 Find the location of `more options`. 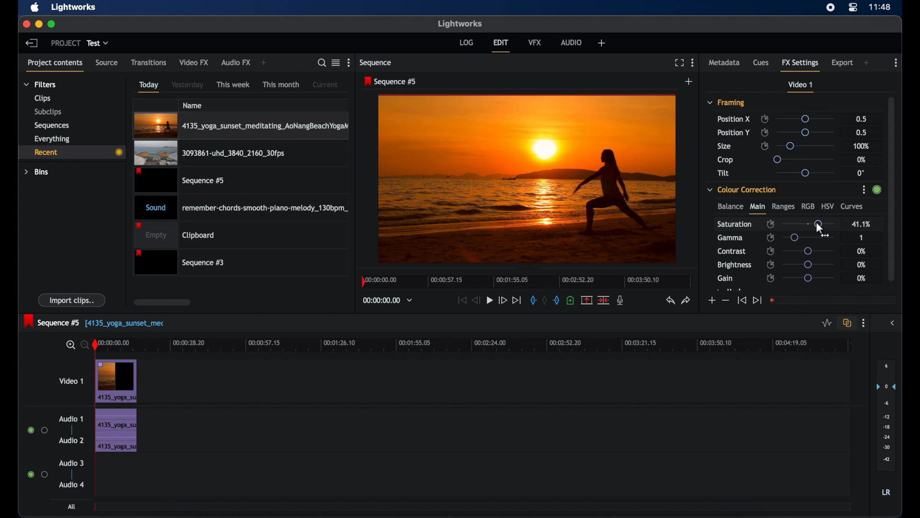

more options is located at coordinates (863, 323).